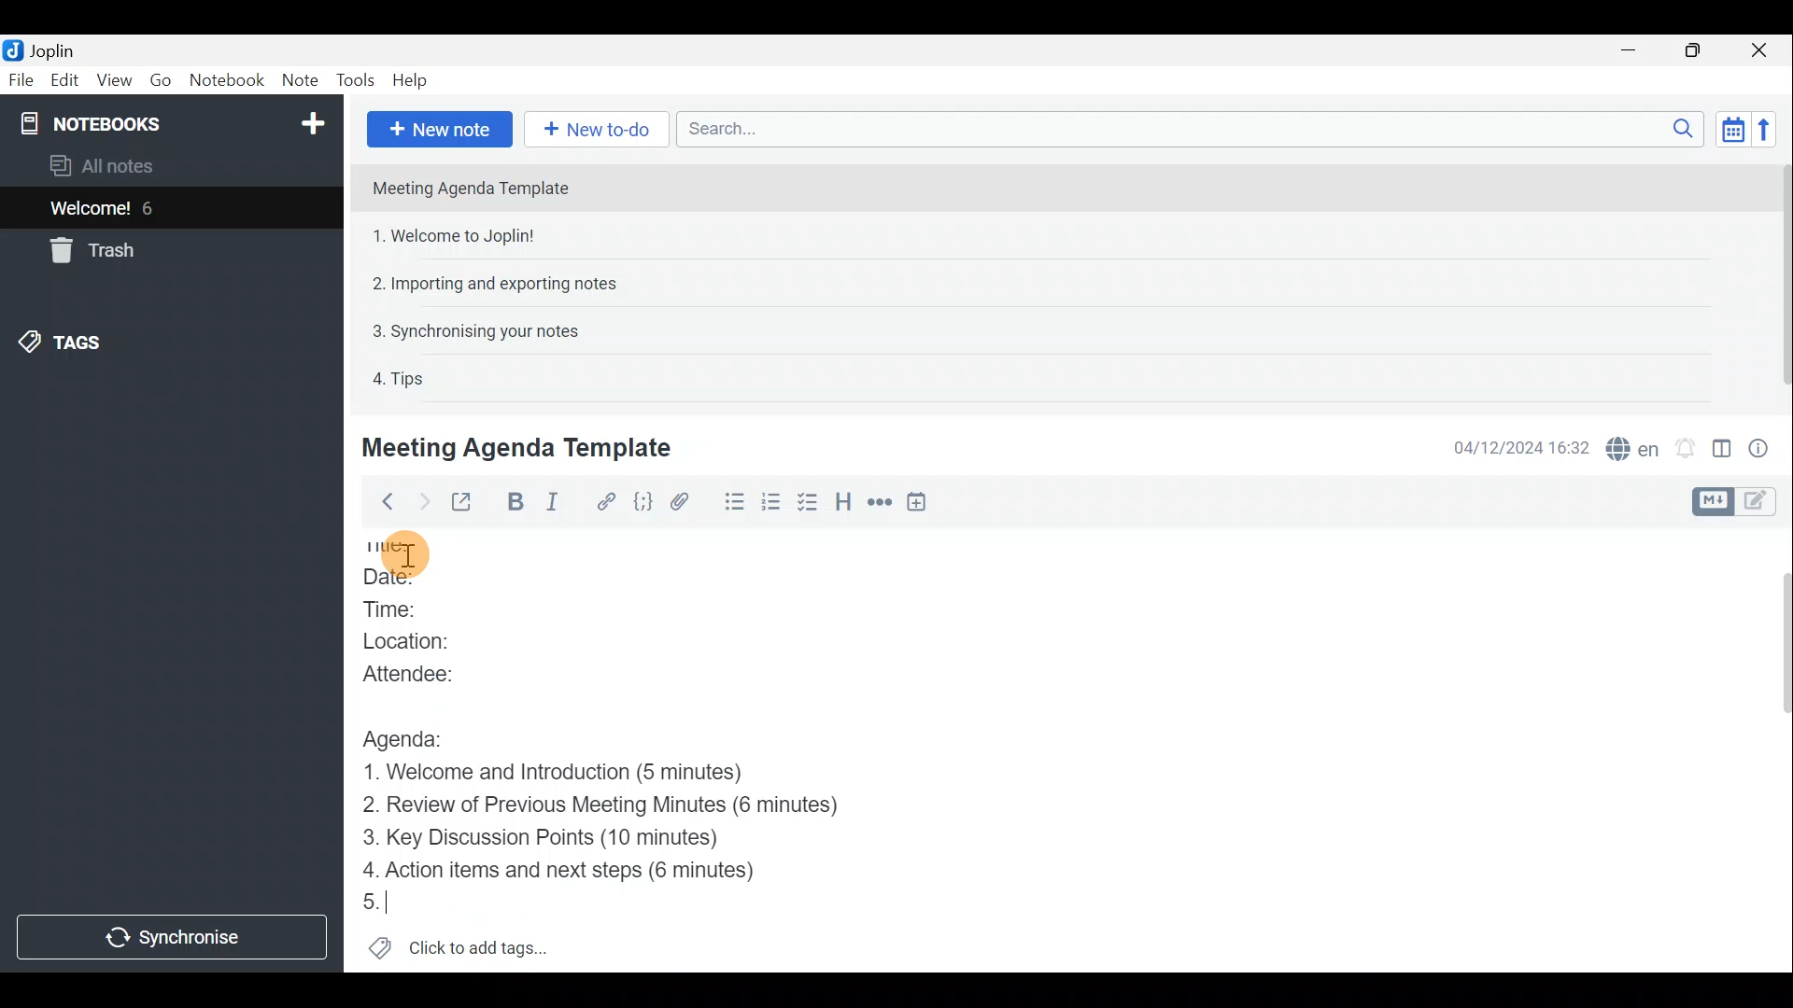 Image resolution: width=1793 pixels, height=1008 pixels. Describe the element at coordinates (158, 79) in the screenshot. I see `Go` at that location.